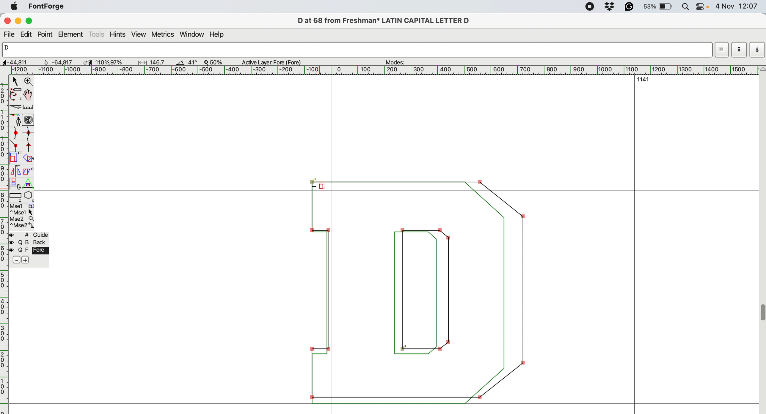 The image size is (766, 414). Describe the element at coordinates (739, 50) in the screenshot. I see `previous letter` at that location.